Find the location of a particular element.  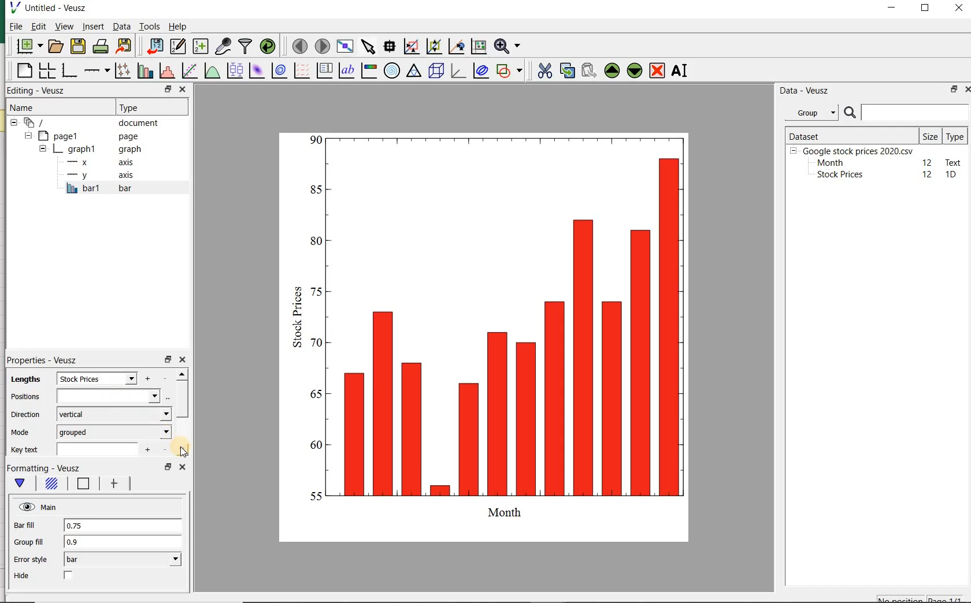

move to the previous page is located at coordinates (298, 45).